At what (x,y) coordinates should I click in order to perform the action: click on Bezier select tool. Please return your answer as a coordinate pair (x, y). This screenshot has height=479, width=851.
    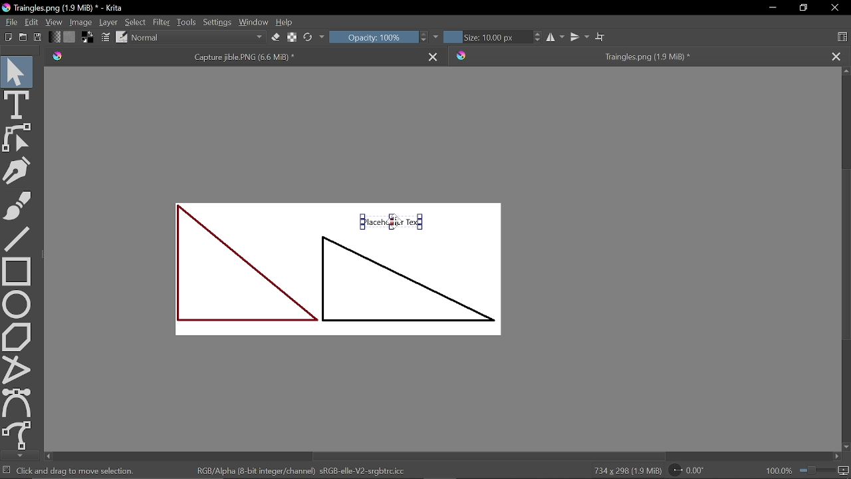
    Looking at the image, I should click on (18, 402).